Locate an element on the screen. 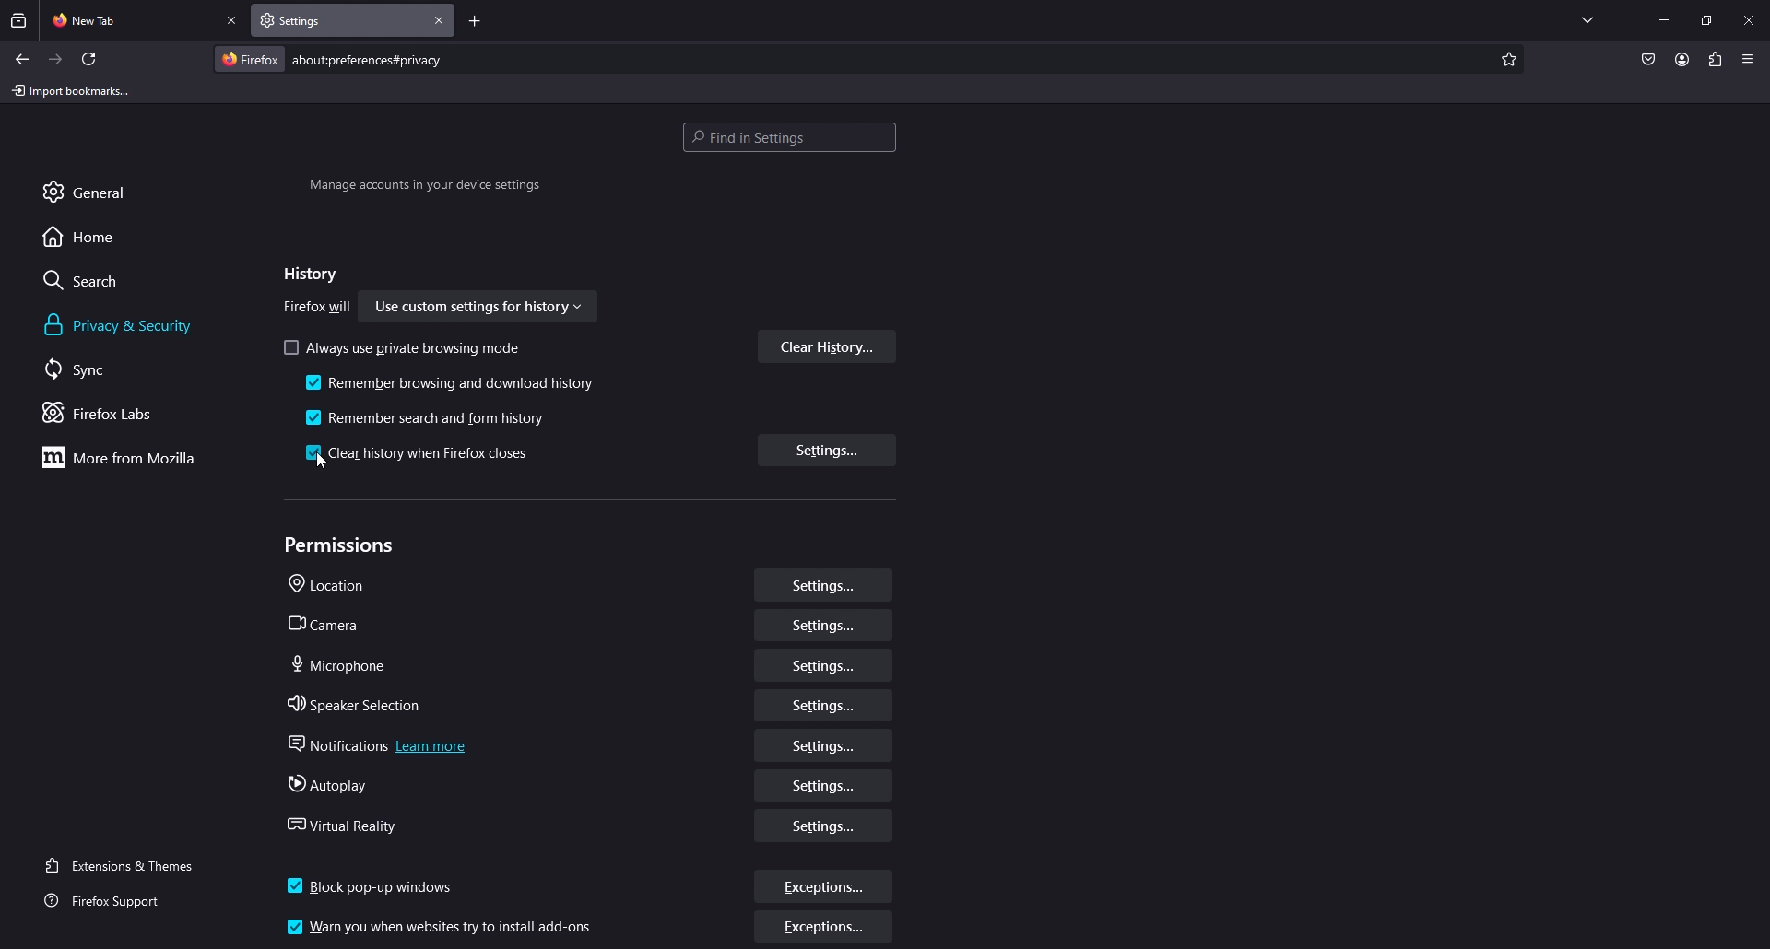  home is located at coordinates (95, 236).